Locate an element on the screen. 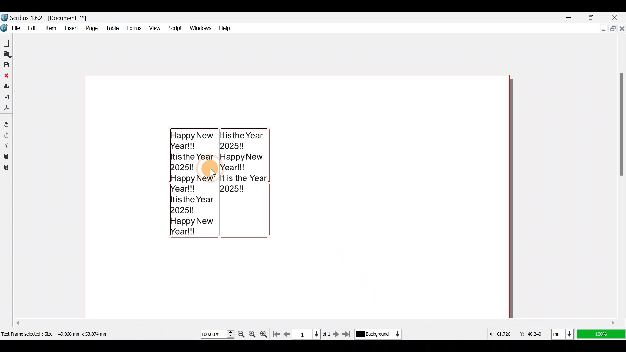 The height and width of the screenshot is (352, 626). Y-axis dimension values is located at coordinates (534, 331).